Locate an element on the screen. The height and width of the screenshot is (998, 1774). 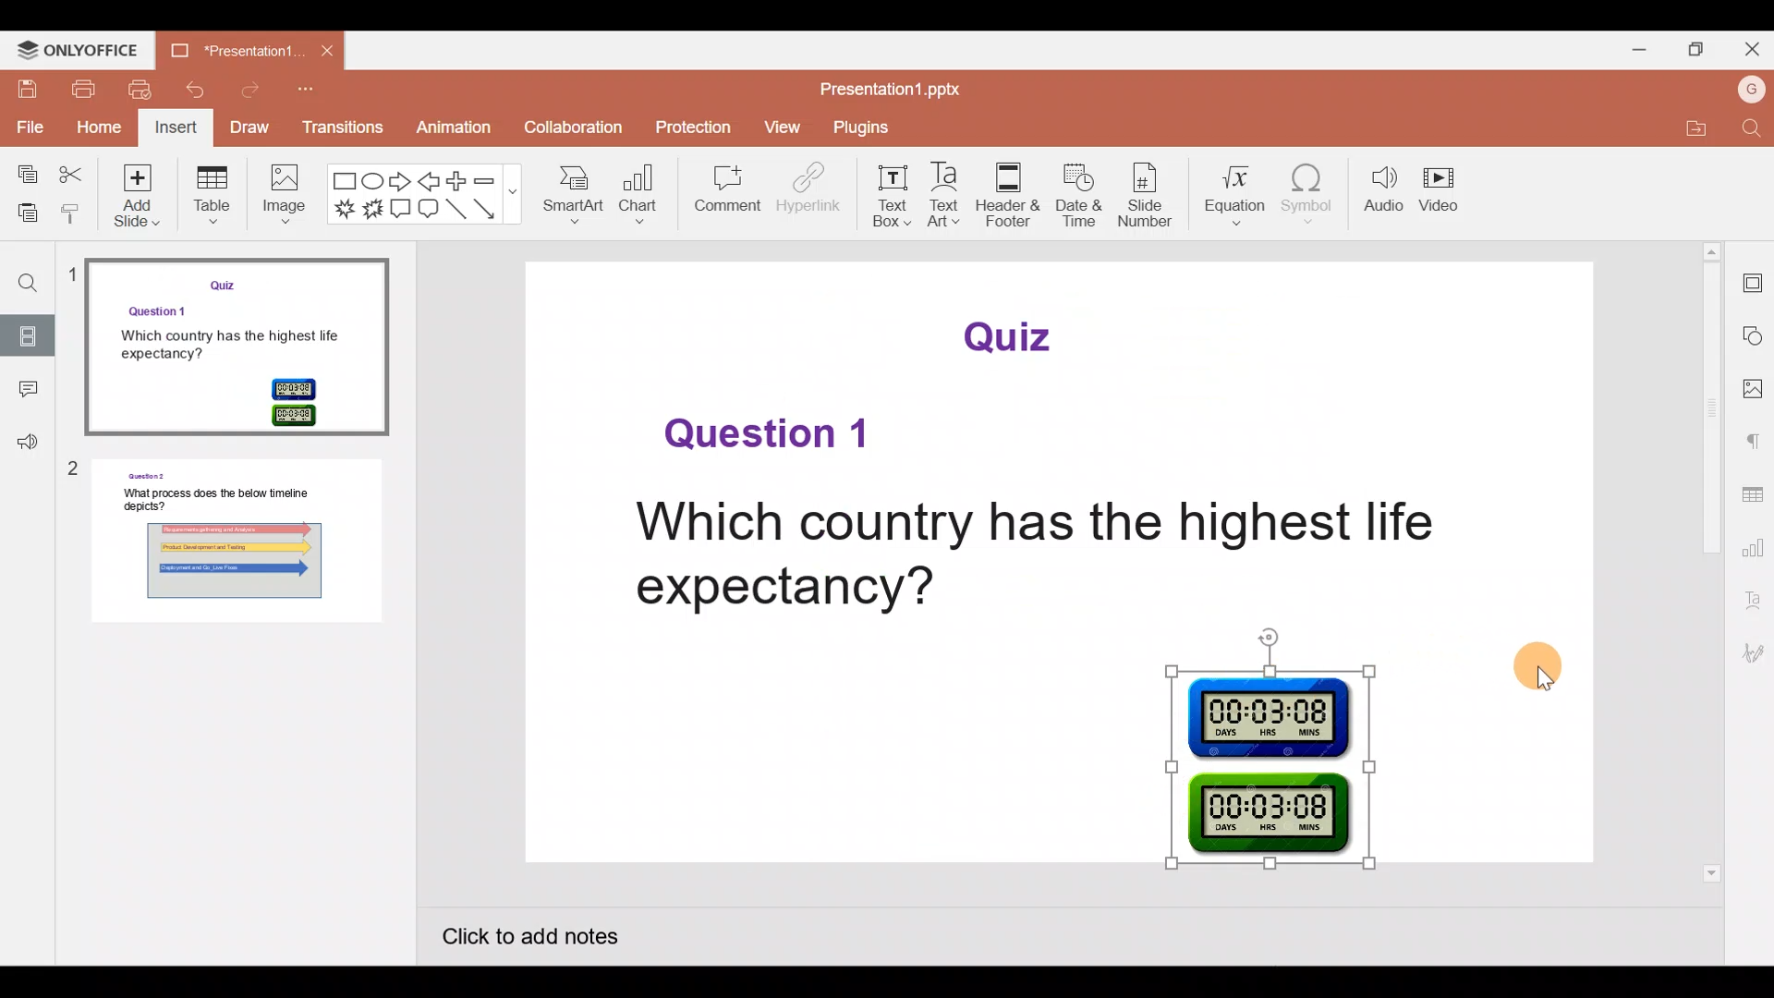
Collaboration is located at coordinates (565, 127).